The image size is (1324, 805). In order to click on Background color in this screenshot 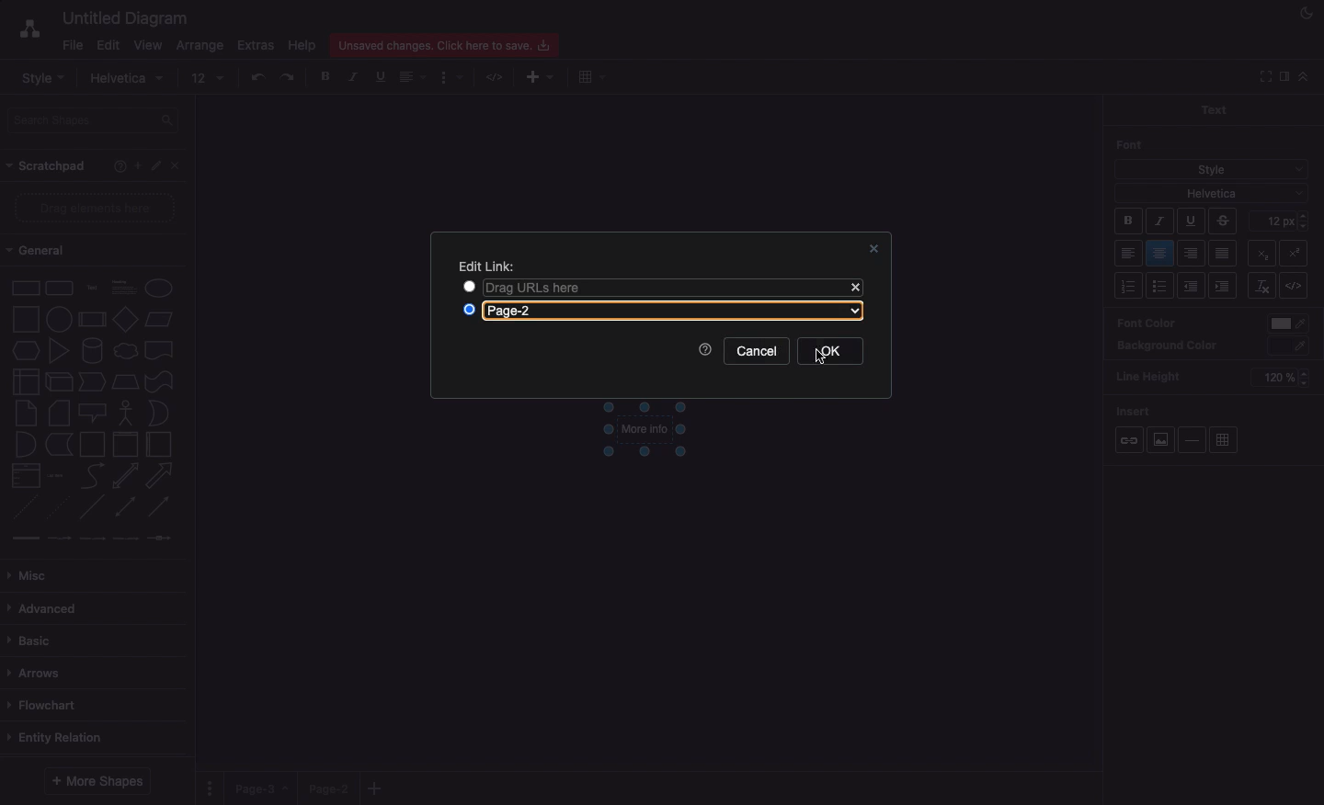, I will do `click(1168, 346)`.